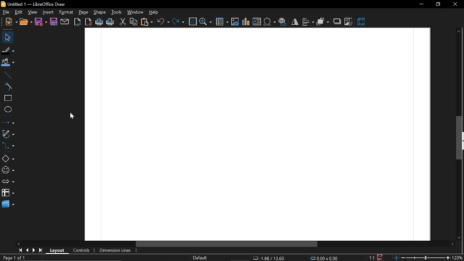 Image resolution: width=464 pixels, height=261 pixels. I want to click on redo, so click(179, 21).